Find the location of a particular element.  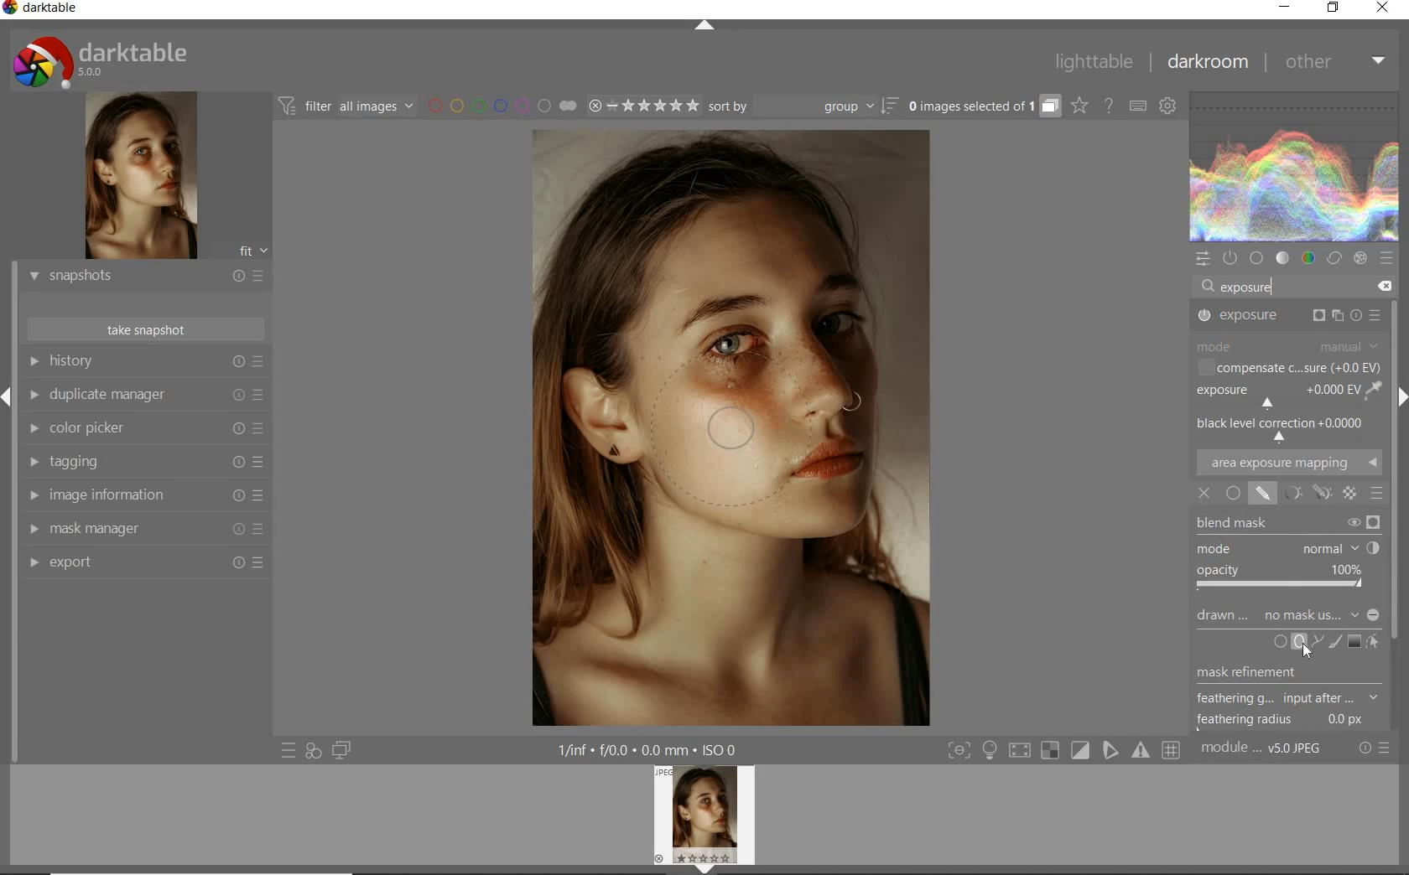

DRAWN MASK is located at coordinates (1288, 615).